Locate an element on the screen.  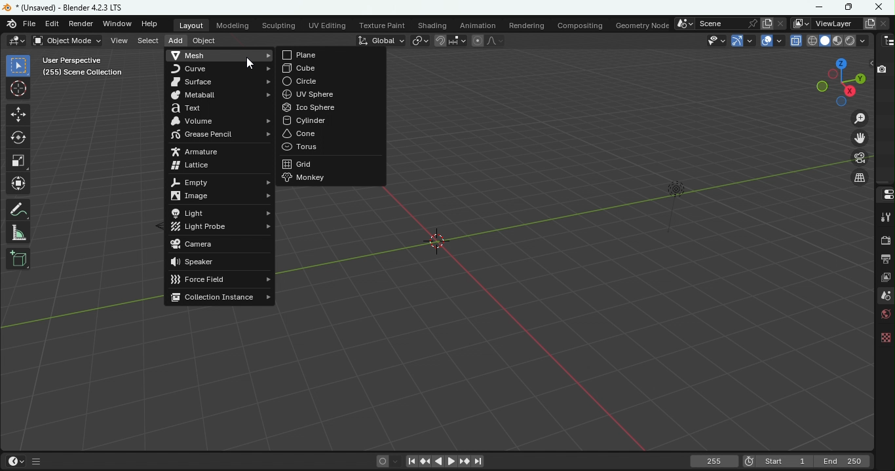
Rotate the scene is located at coordinates (841, 102).